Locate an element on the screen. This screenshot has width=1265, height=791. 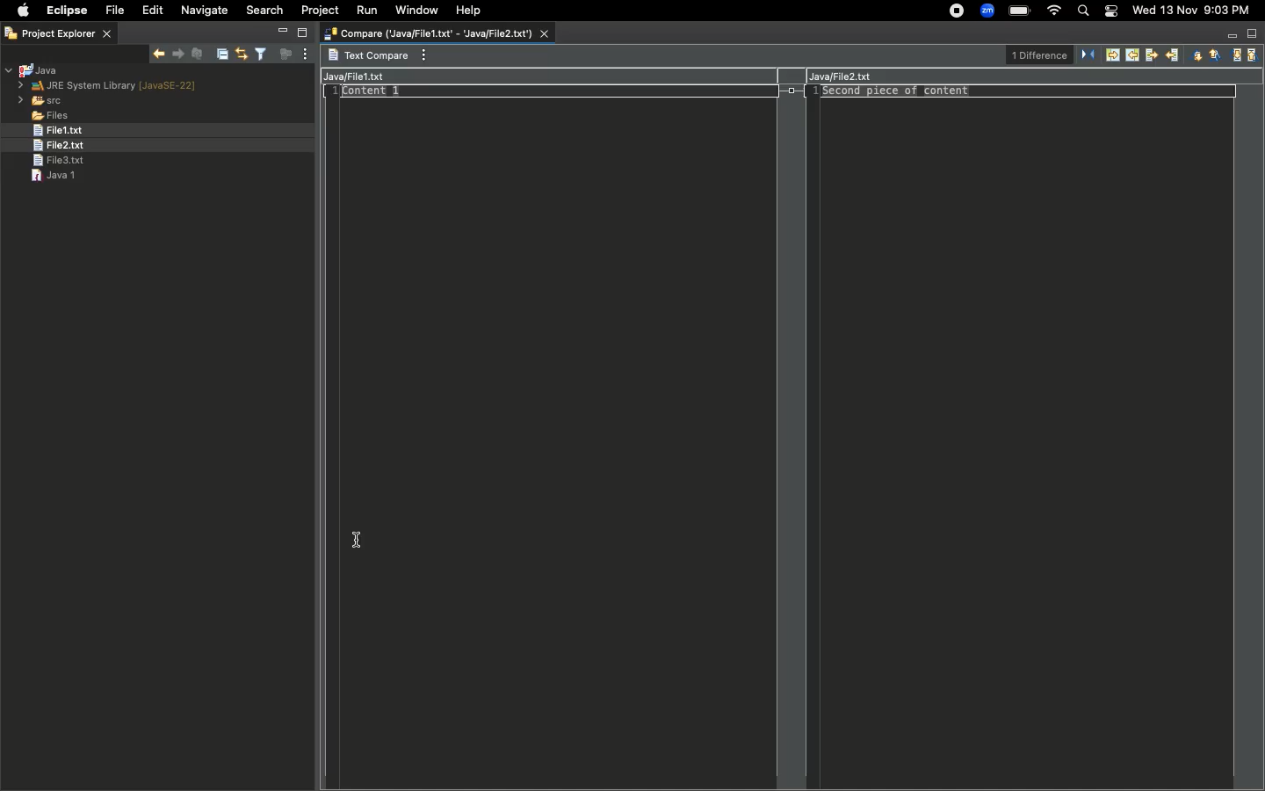
Edit is located at coordinates (149, 10).